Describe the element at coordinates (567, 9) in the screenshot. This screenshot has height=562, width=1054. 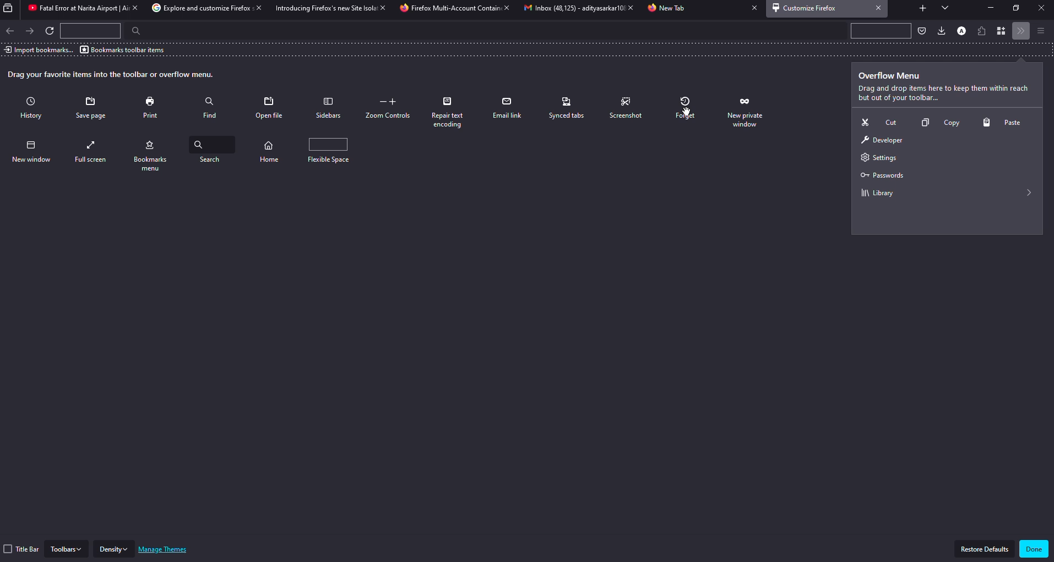
I see `tab` at that location.